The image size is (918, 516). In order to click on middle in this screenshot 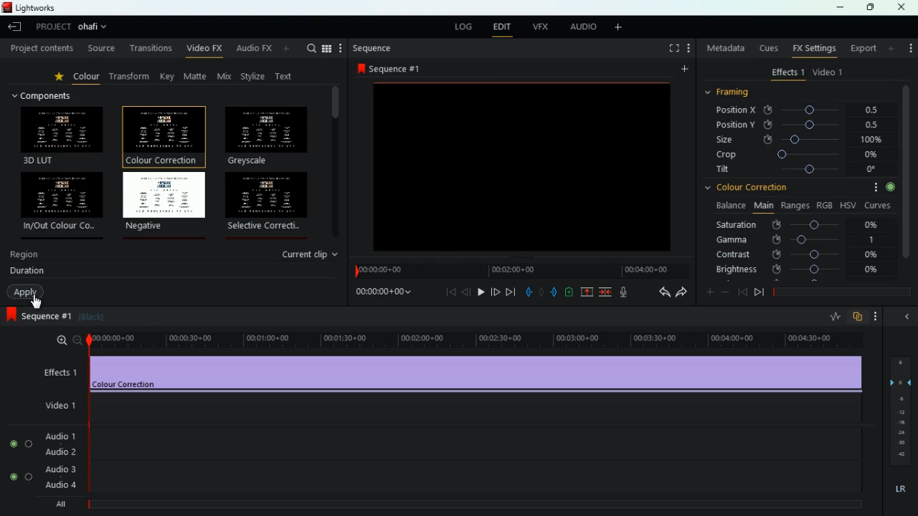, I will do `click(538, 291)`.